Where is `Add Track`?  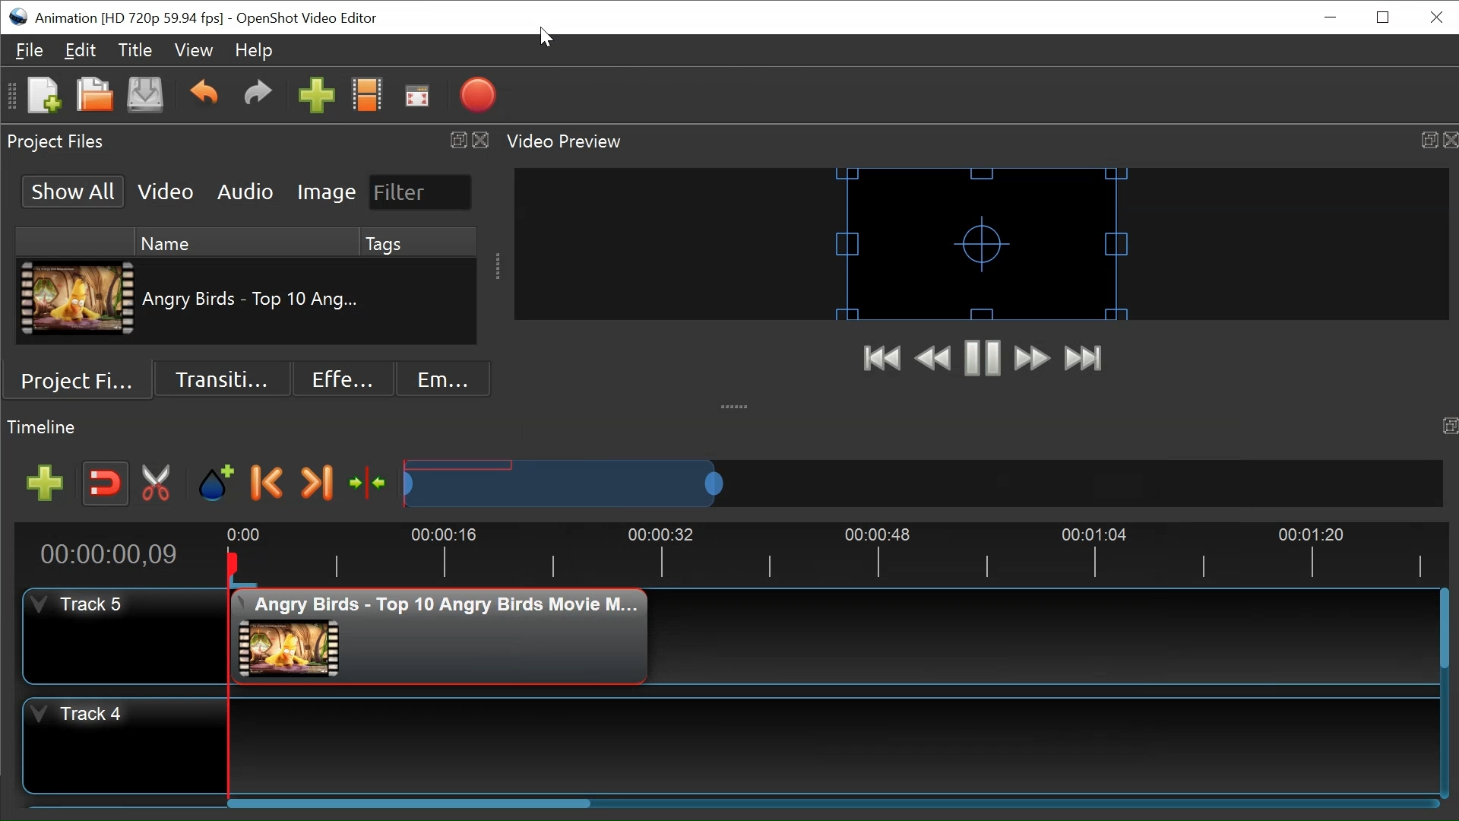 Add Track is located at coordinates (44, 483).